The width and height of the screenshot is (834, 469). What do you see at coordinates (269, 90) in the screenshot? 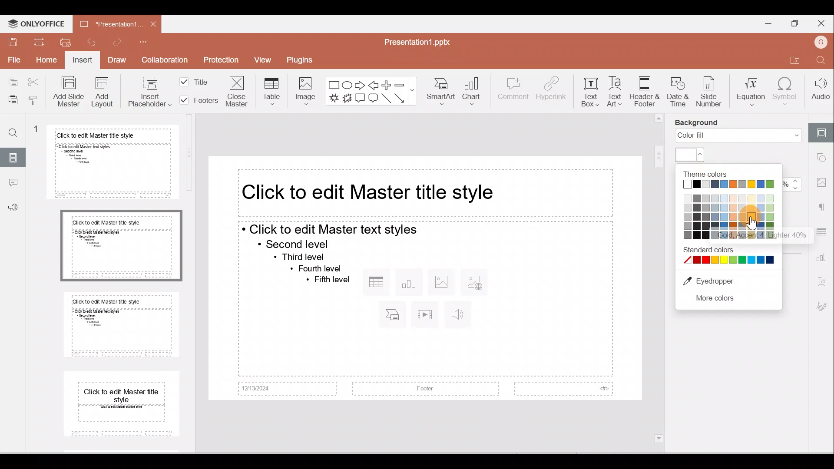
I see `Table` at bounding box center [269, 90].